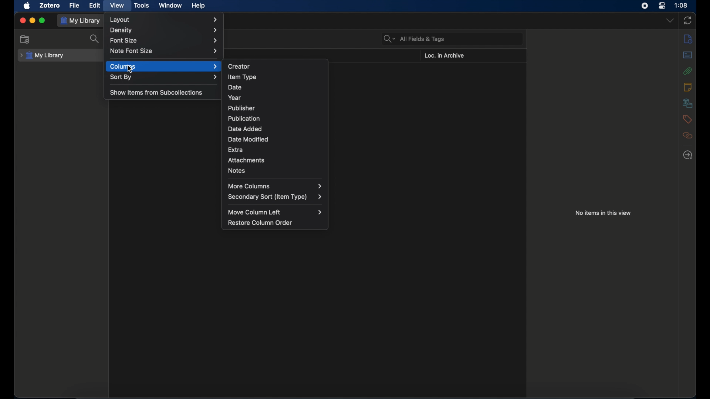 This screenshot has height=399, width=710. What do you see at coordinates (239, 66) in the screenshot?
I see `creator` at bounding box center [239, 66].